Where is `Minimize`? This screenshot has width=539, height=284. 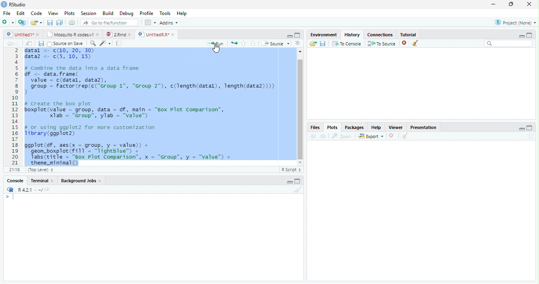 Minimize is located at coordinates (289, 182).